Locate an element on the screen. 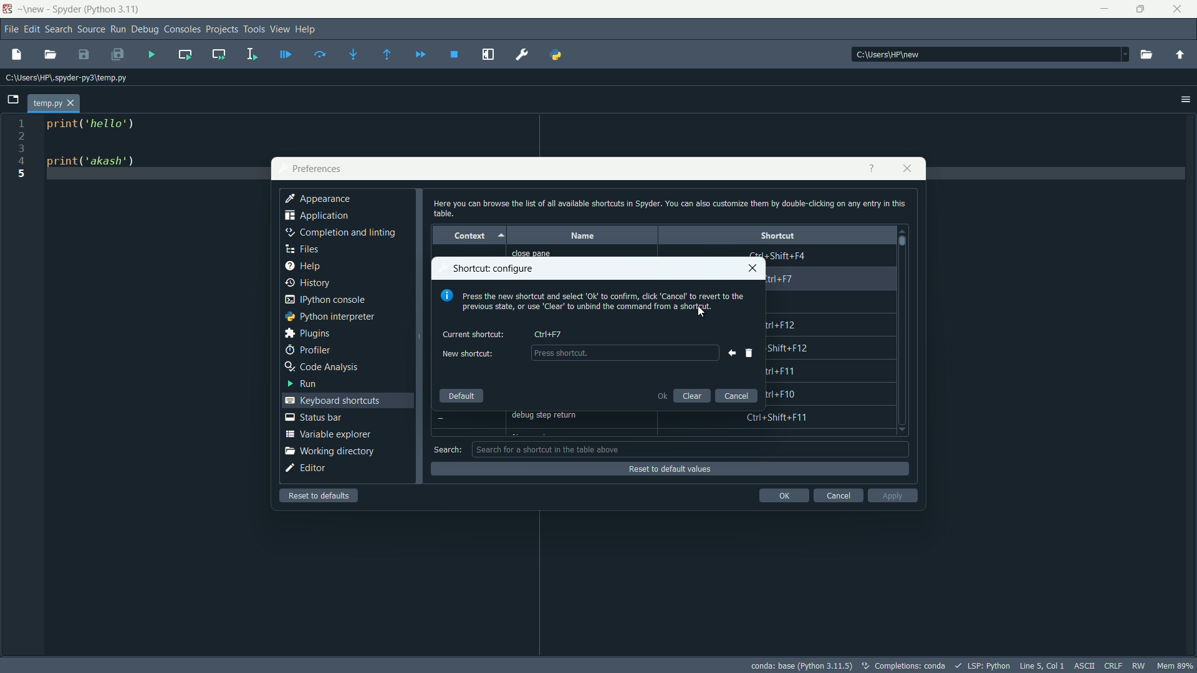 Image resolution: width=1197 pixels, height=673 pixels. ipython console is located at coordinates (325, 300).